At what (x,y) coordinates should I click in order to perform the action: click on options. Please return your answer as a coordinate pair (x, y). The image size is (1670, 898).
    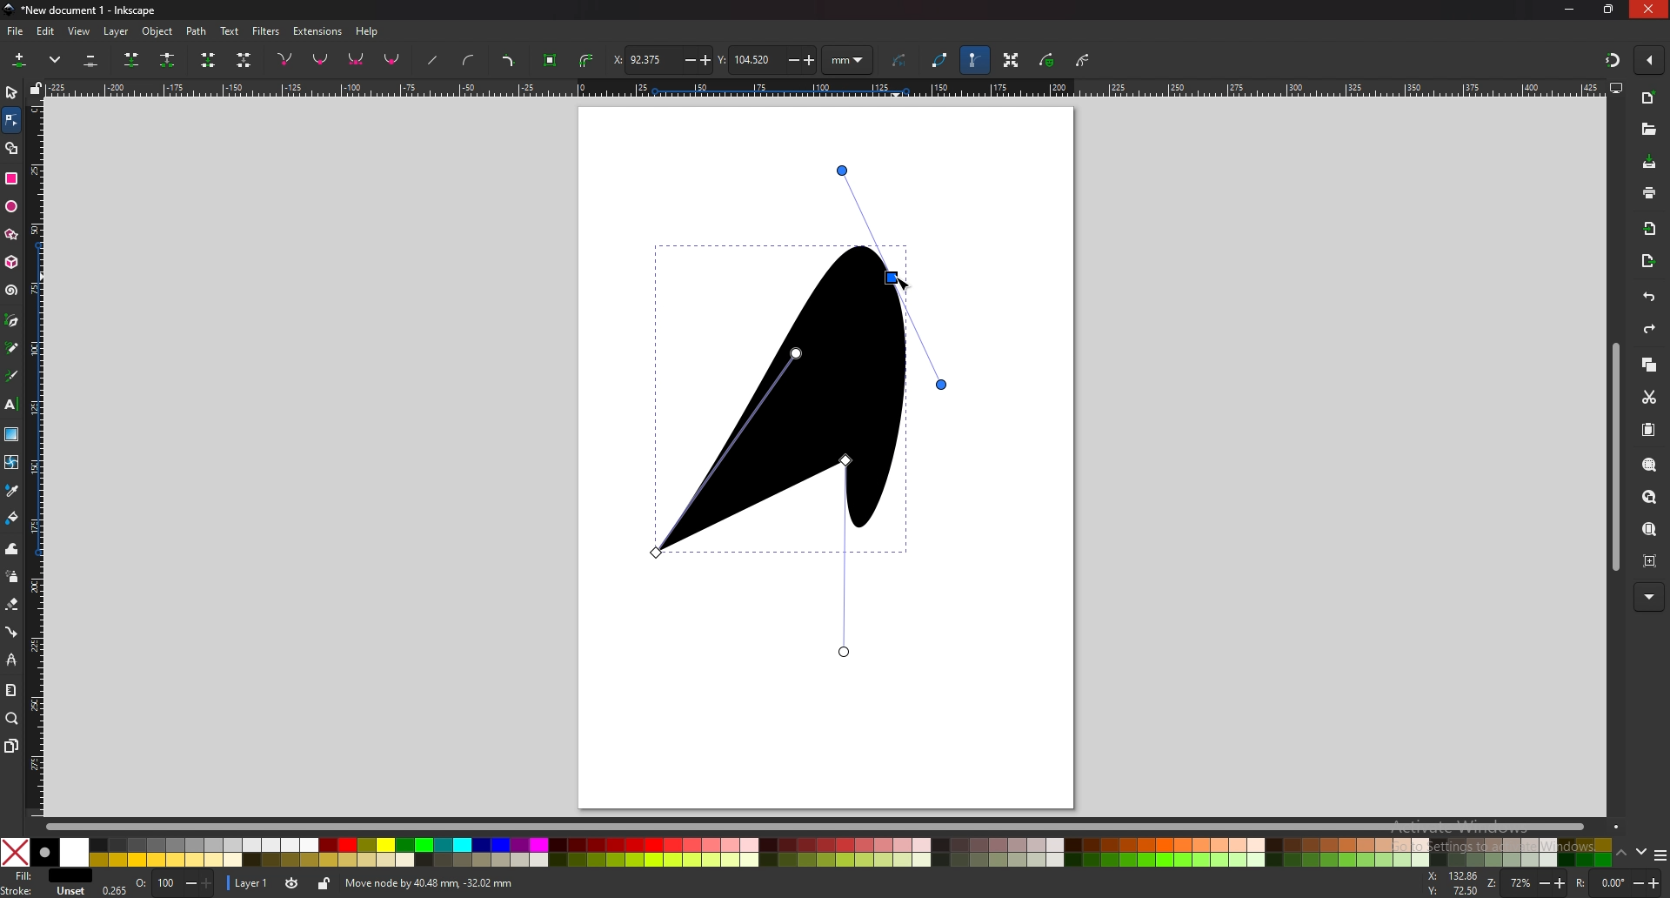
    Looking at the image, I should click on (1660, 854).